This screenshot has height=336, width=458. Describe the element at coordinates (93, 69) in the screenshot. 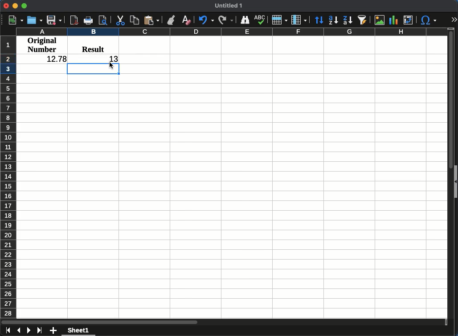

I see `active cell` at that location.